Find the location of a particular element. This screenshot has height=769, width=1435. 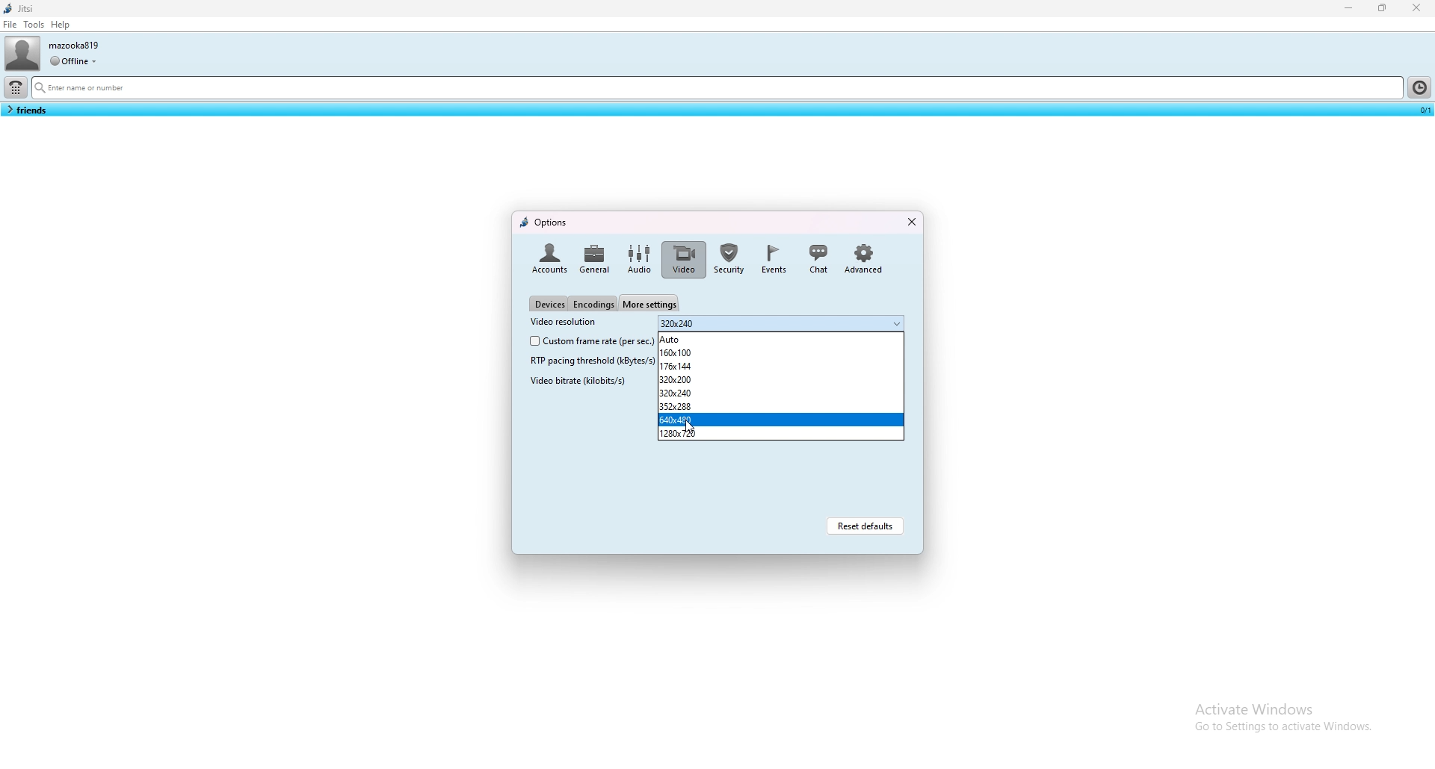

320x240 is located at coordinates (781, 323).